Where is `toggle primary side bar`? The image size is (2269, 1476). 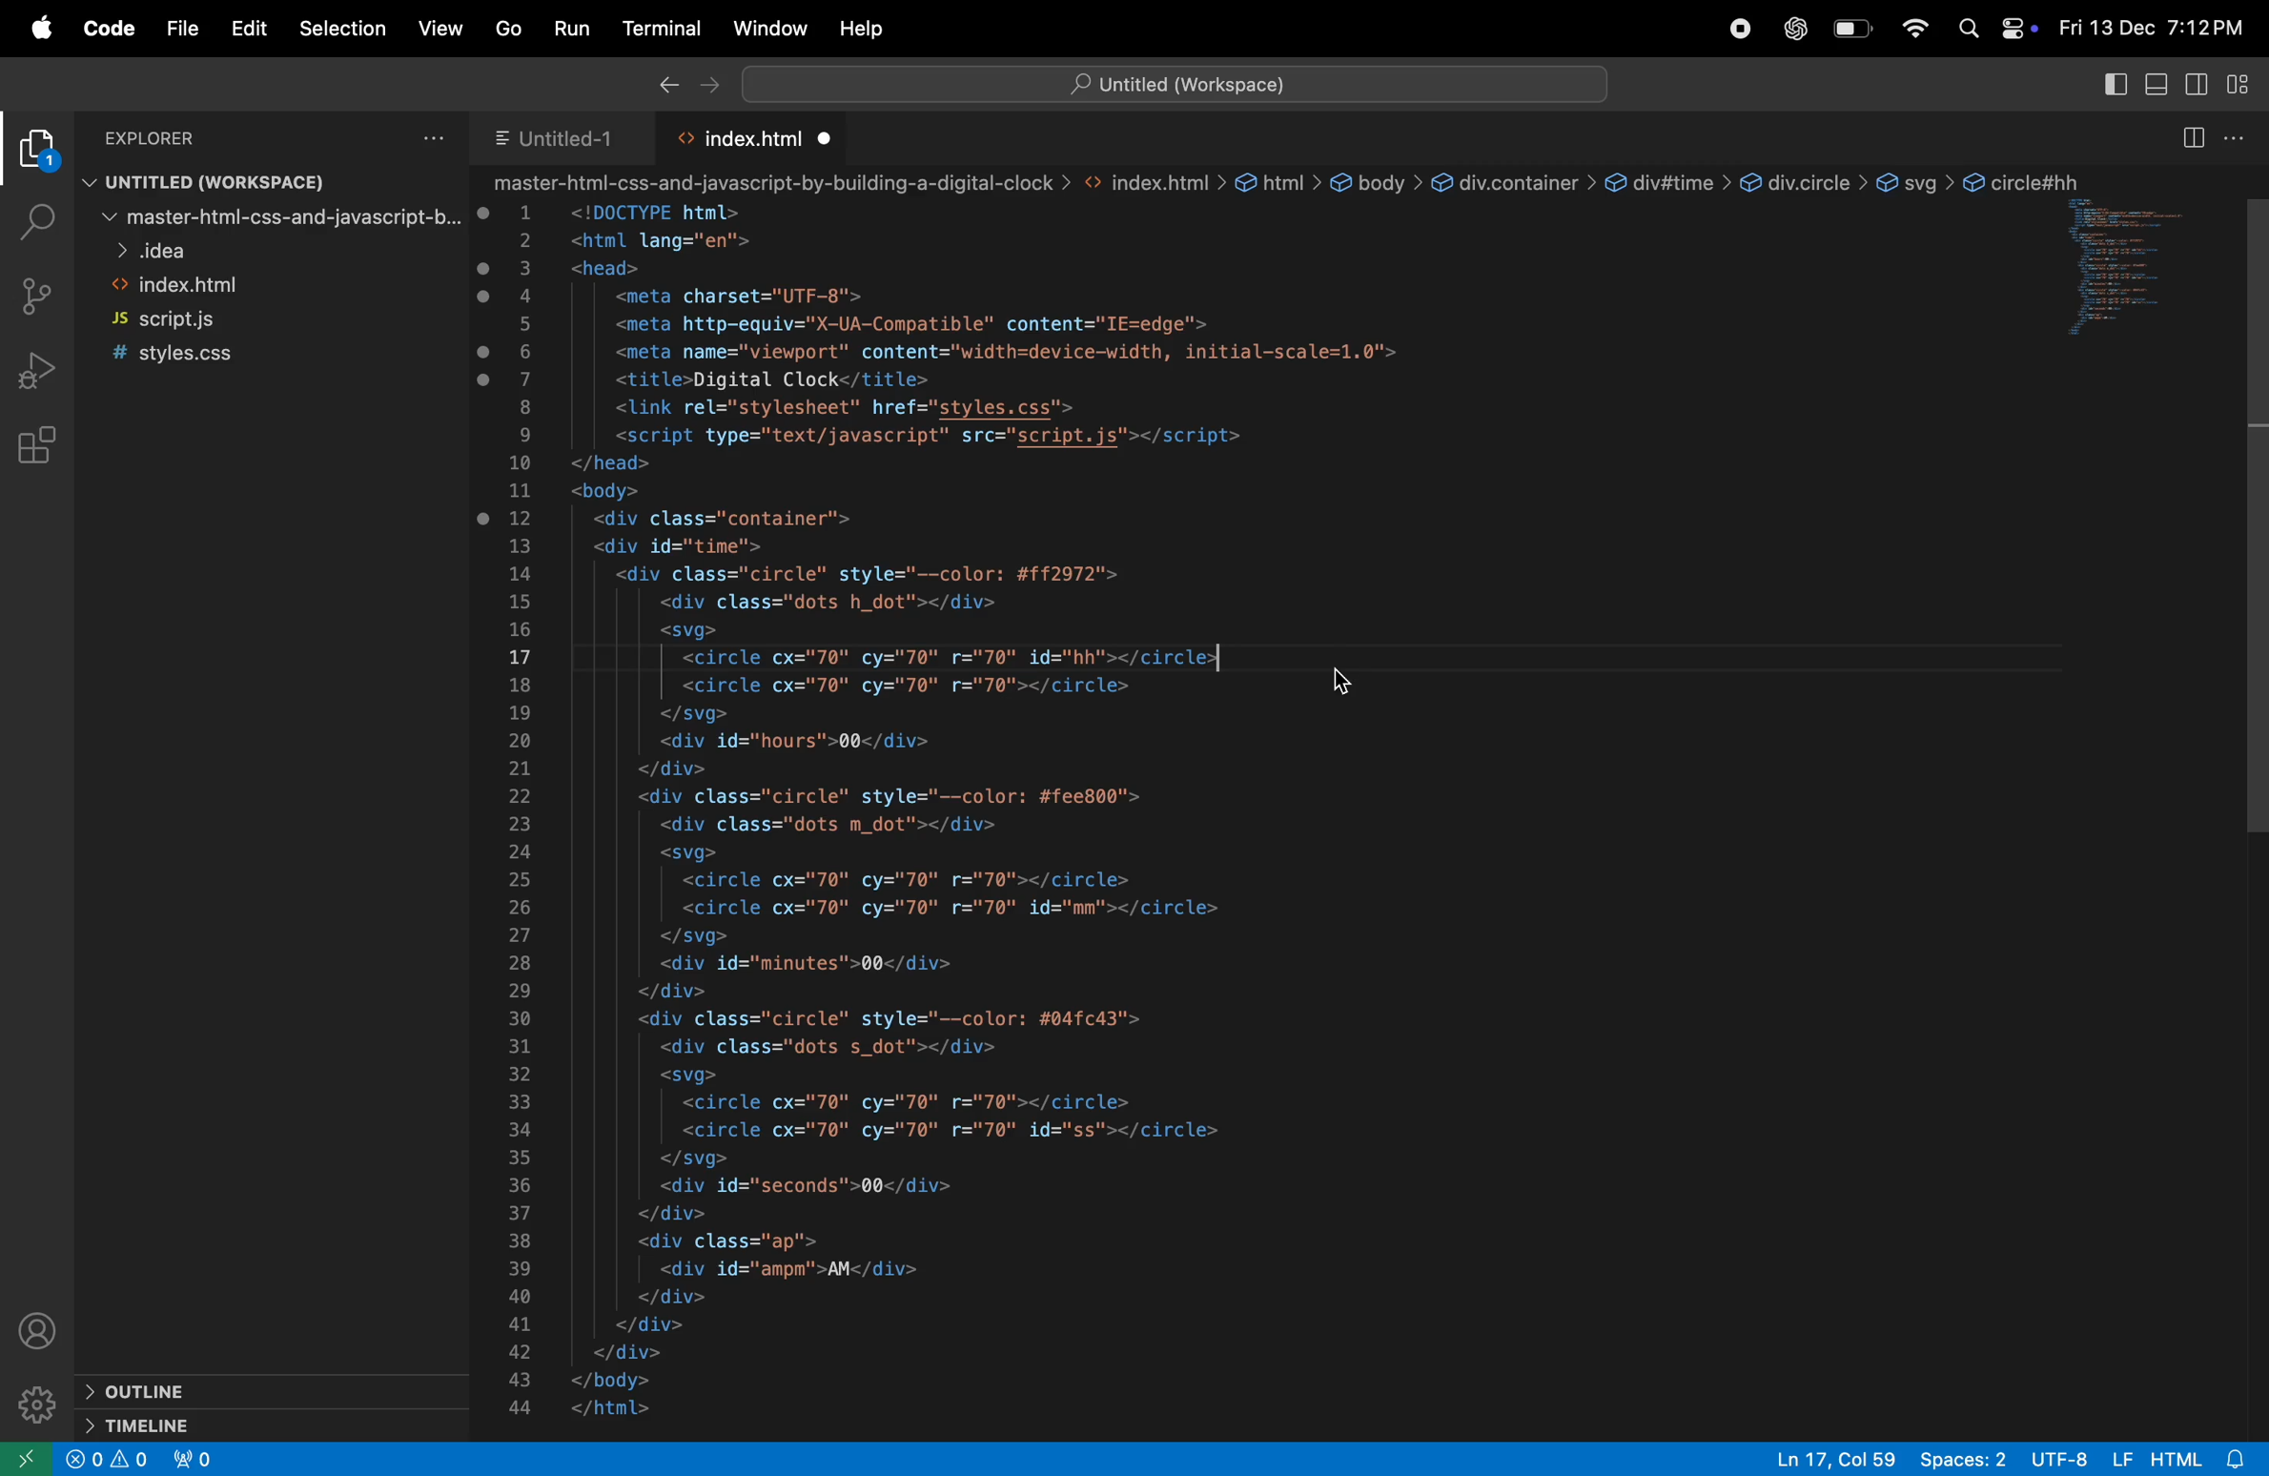
toggle primary side bar is located at coordinates (2114, 86).